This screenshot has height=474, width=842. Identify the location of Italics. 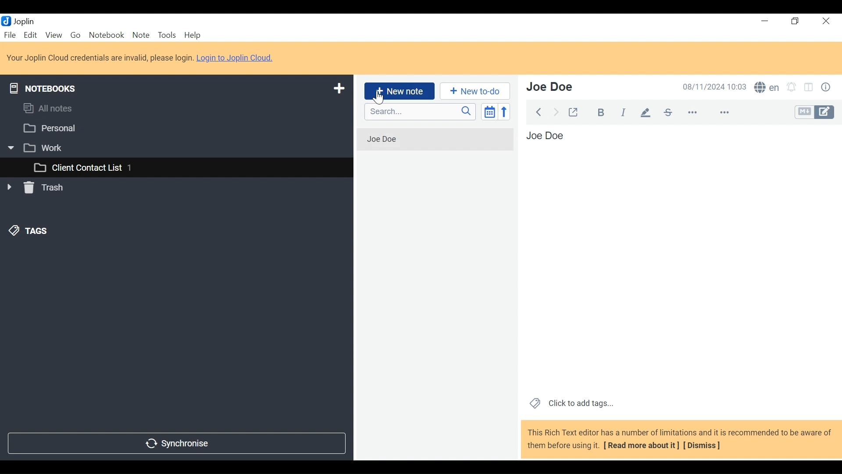
(623, 112).